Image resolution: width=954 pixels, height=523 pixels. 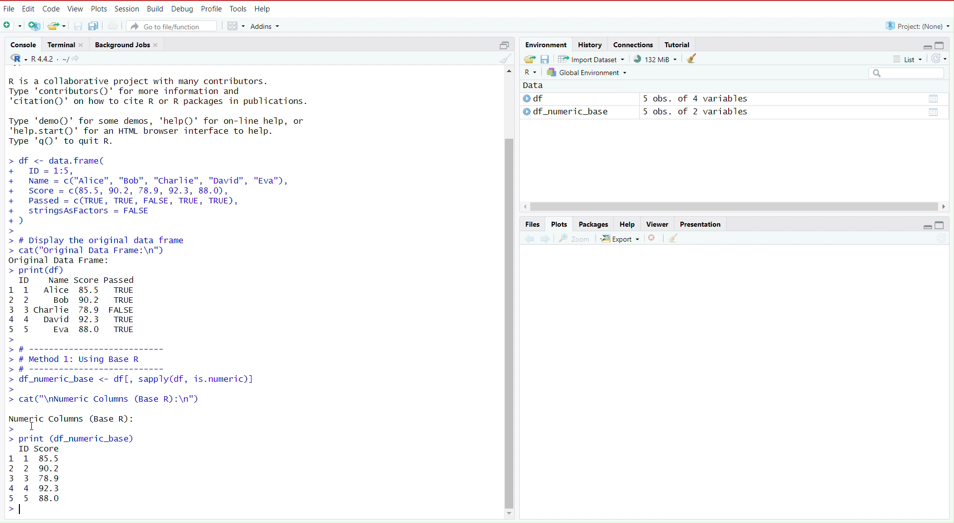 I want to click on Open an existing file, so click(x=58, y=26).